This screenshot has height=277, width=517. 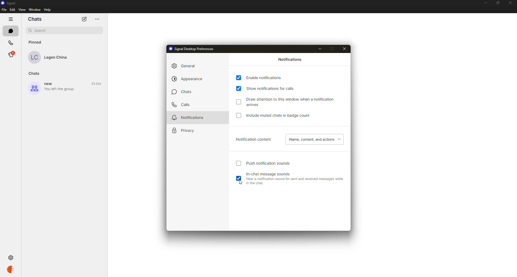 I want to click on general, so click(x=184, y=66).